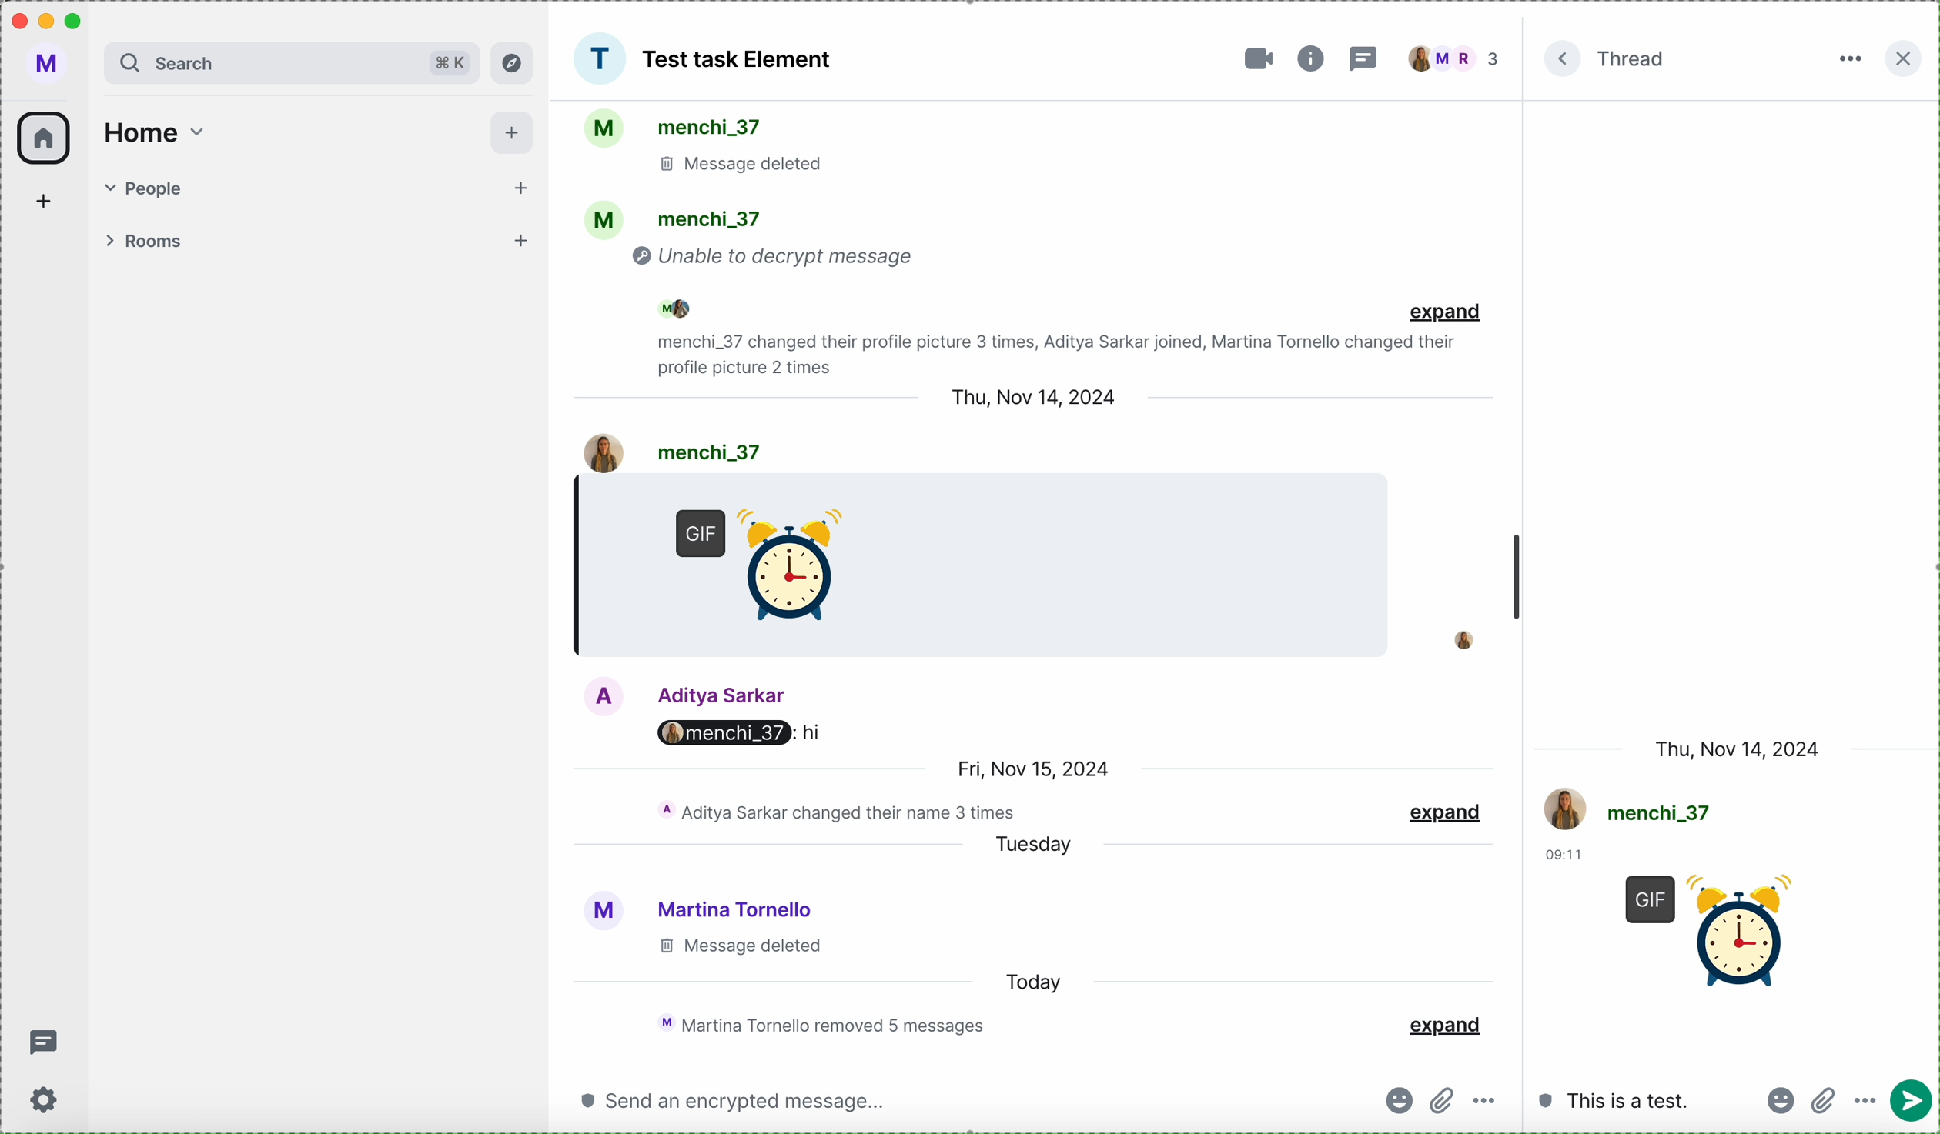 The width and height of the screenshot is (1940, 1134). I want to click on user, so click(696, 906).